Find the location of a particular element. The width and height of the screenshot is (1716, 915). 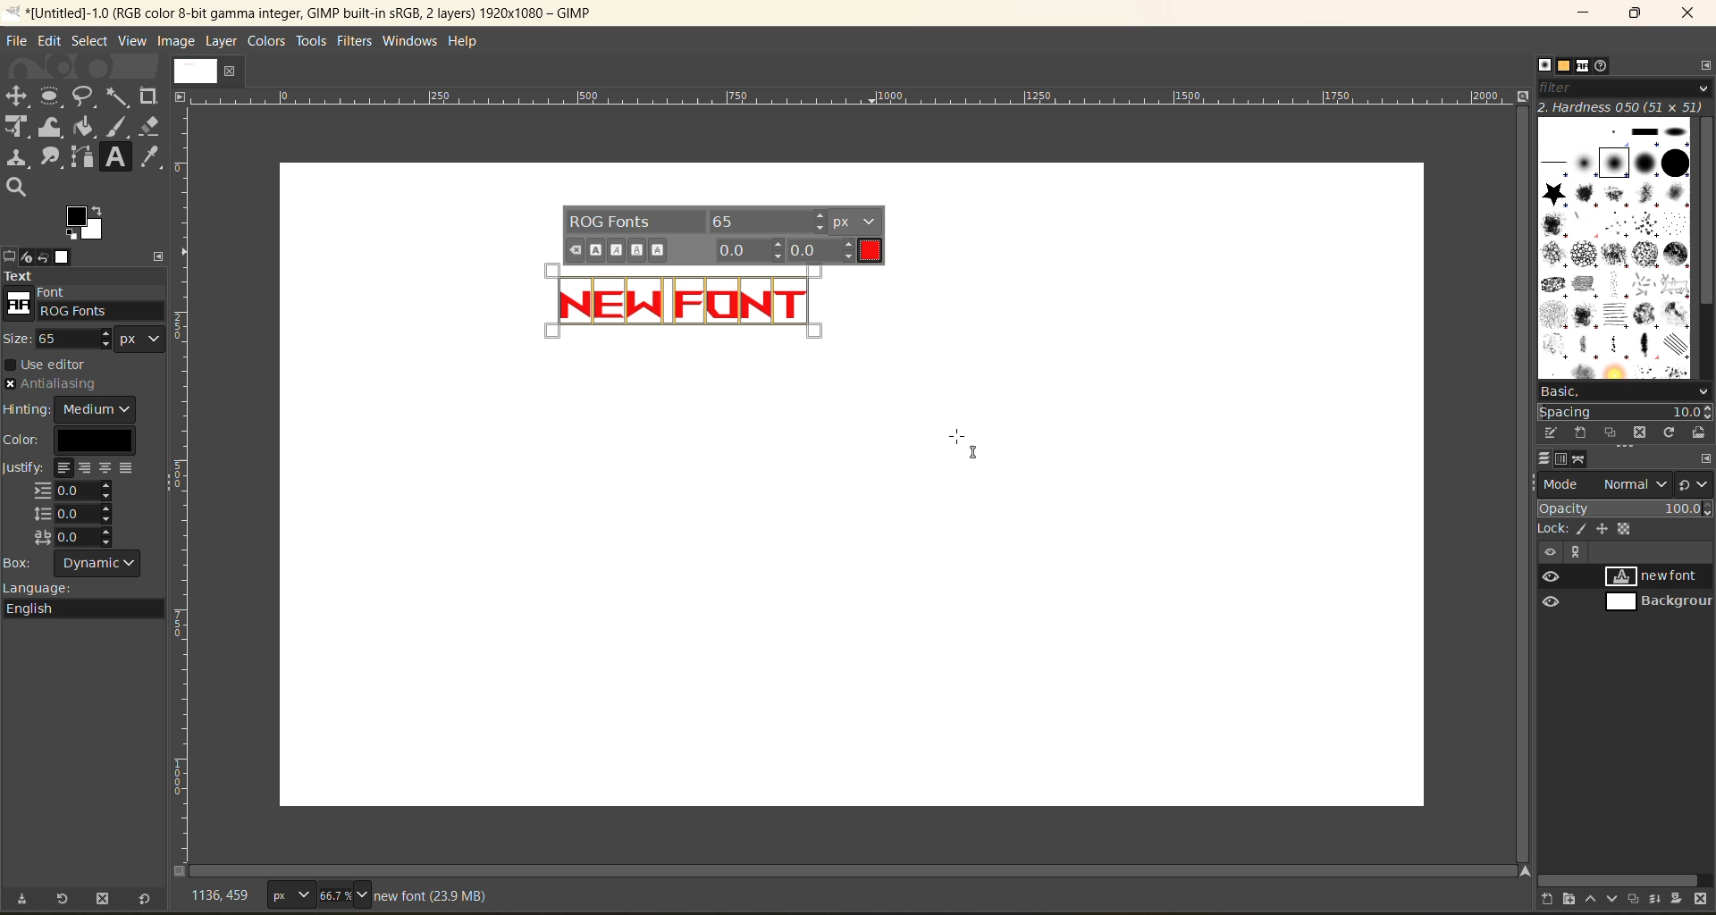

edit is located at coordinates (46, 40).